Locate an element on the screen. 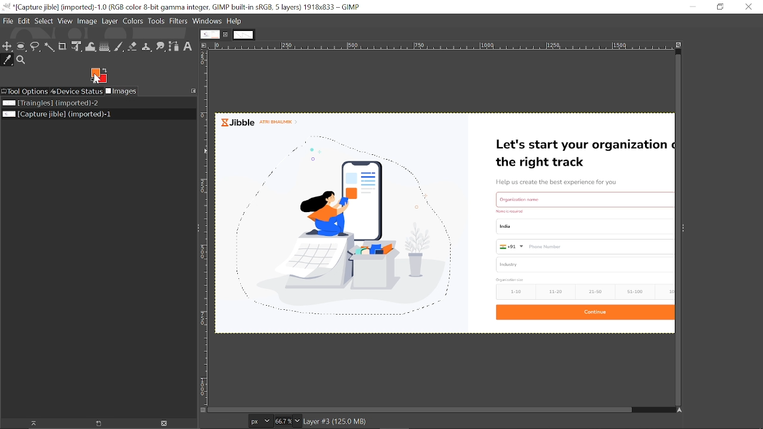  Paintbrush tool is located at coordinates (119, 47).